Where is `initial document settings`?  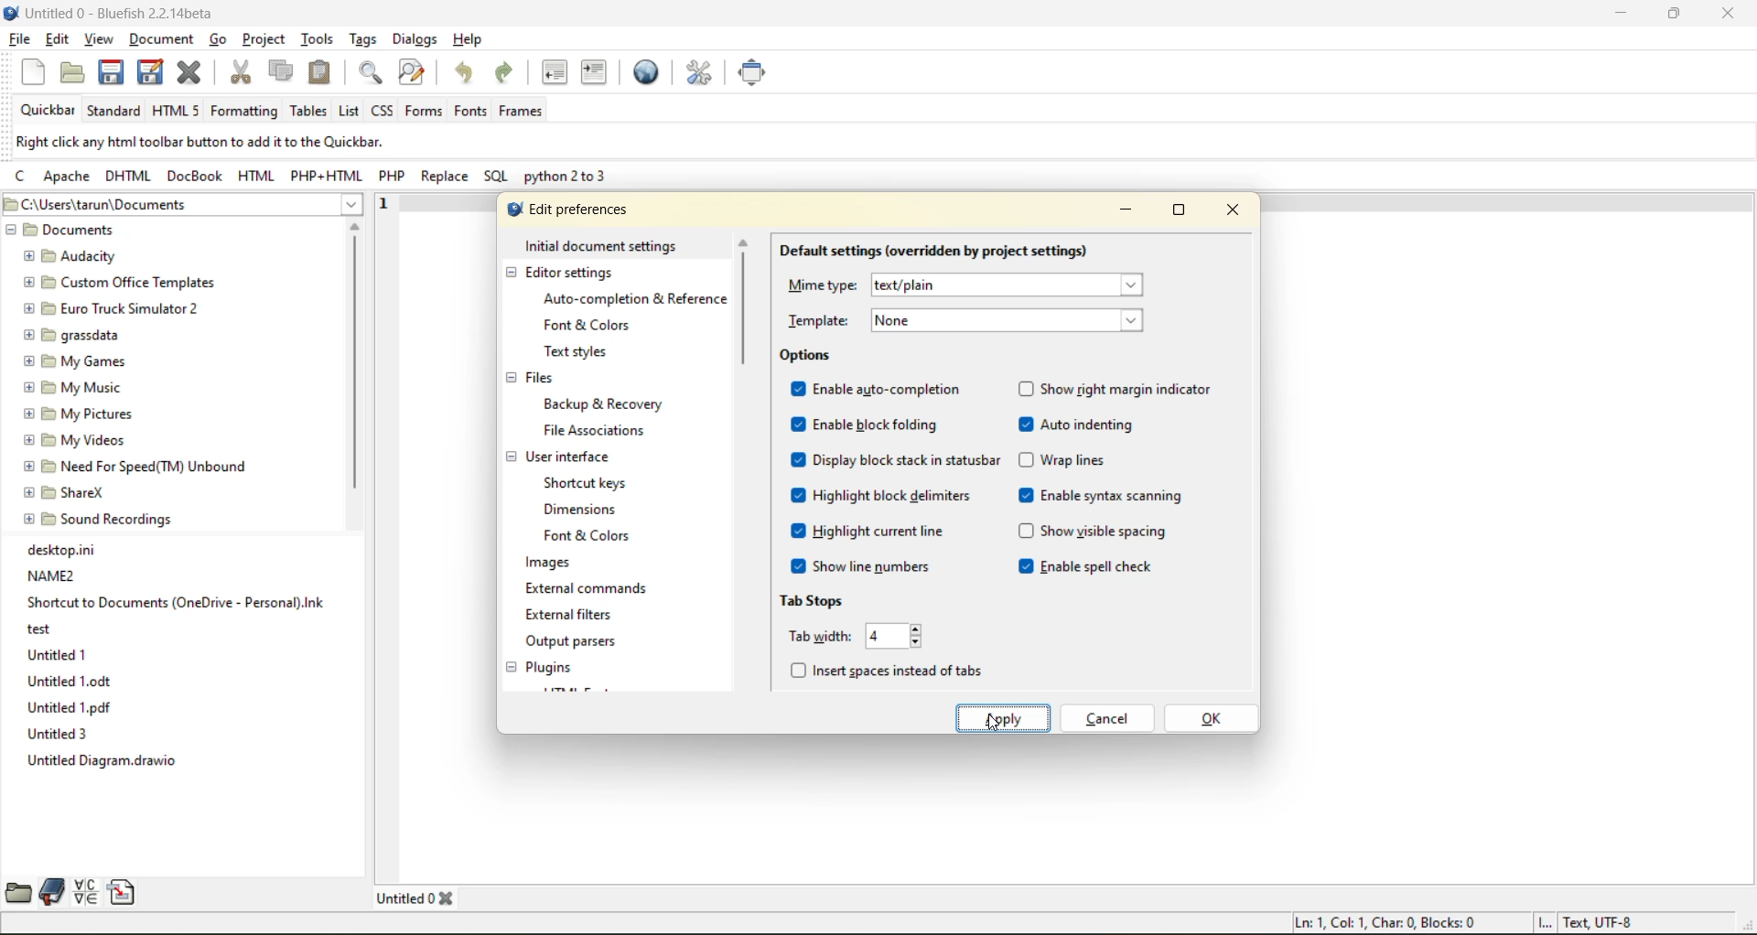
initial document settings is located at coordinates (603, 245).